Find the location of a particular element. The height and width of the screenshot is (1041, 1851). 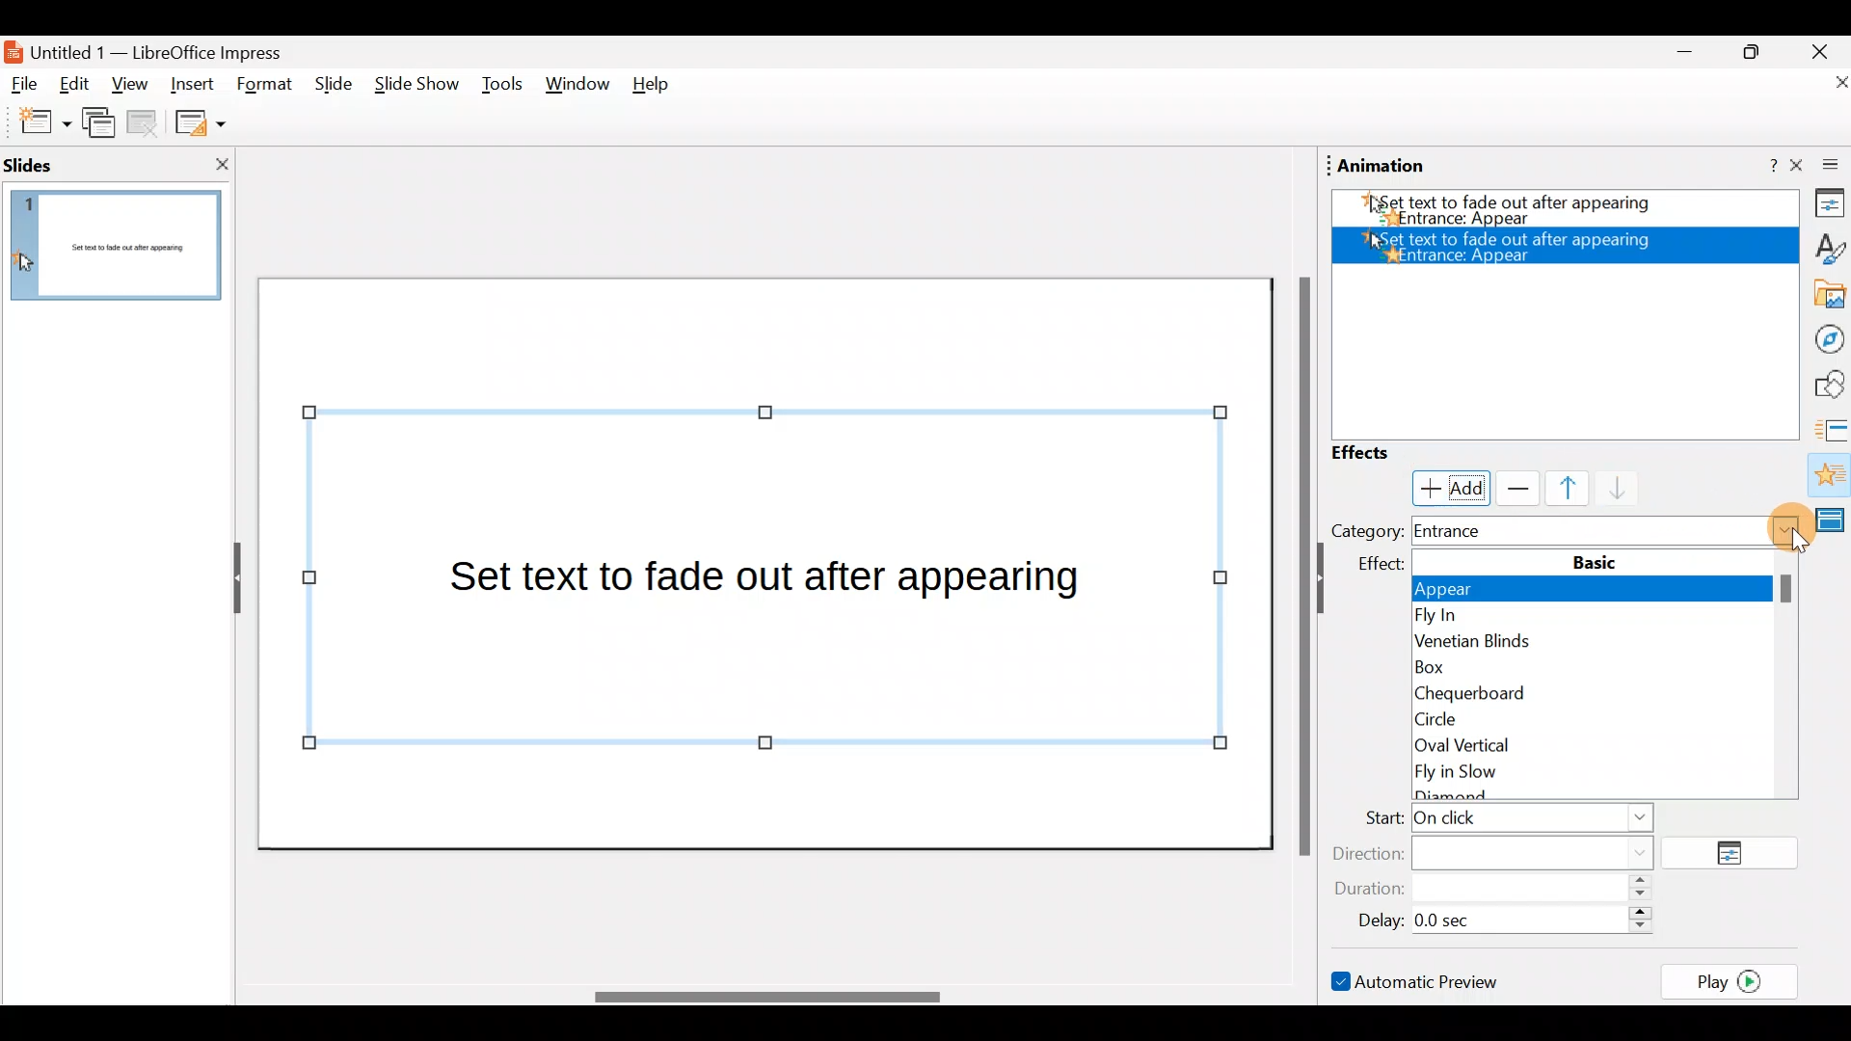

Slide show is located at coordinates (415, 89).